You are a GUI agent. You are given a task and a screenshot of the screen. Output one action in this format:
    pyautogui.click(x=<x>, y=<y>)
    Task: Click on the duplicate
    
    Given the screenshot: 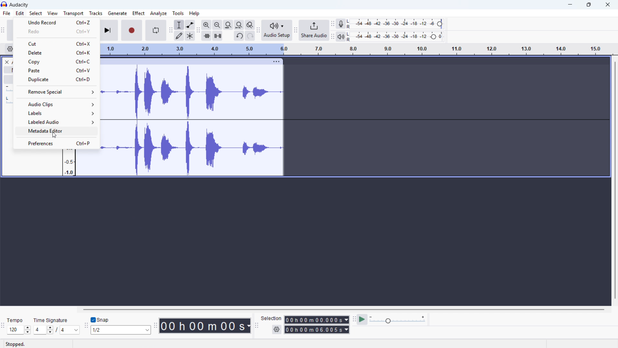 What is the action you would take?
    pyautogui.click(x=56, y=80)
    